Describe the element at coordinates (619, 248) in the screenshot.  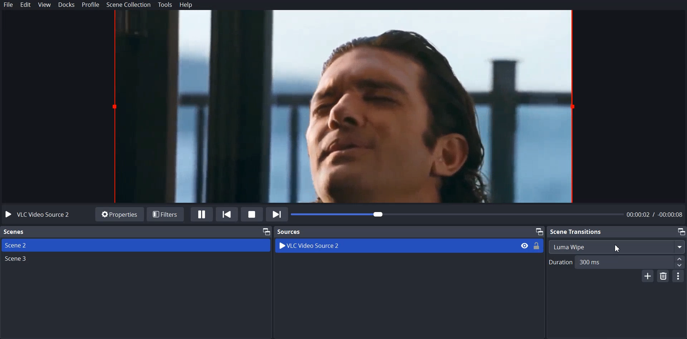
I see `Cursor` at that location.